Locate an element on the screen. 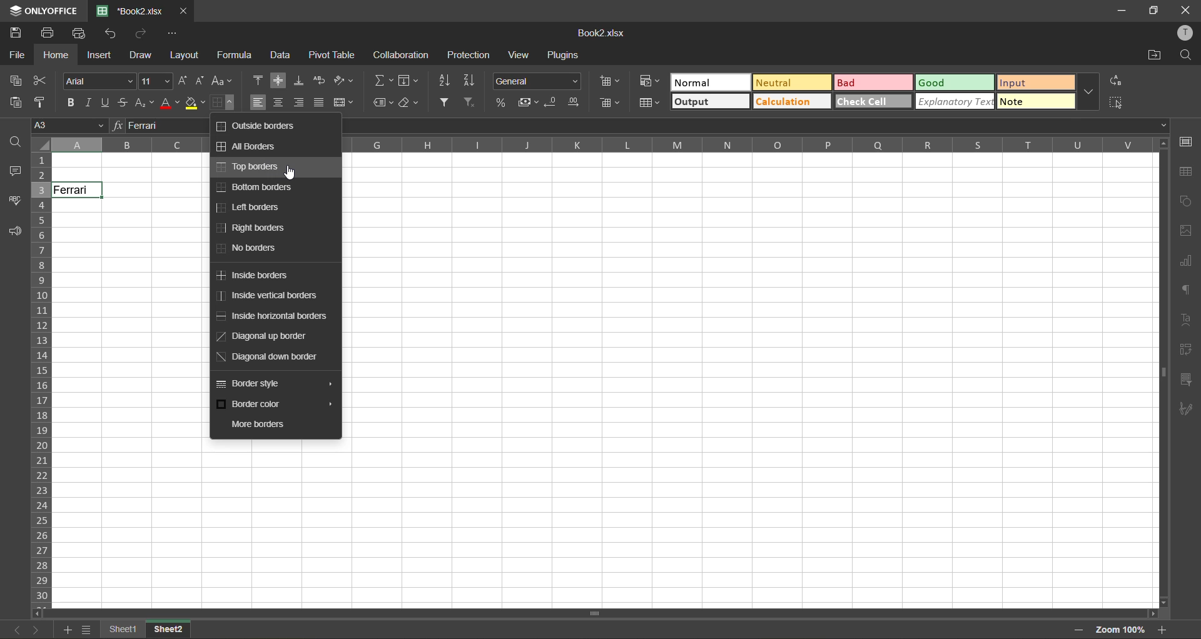  good is located at coordinates (956, 84).